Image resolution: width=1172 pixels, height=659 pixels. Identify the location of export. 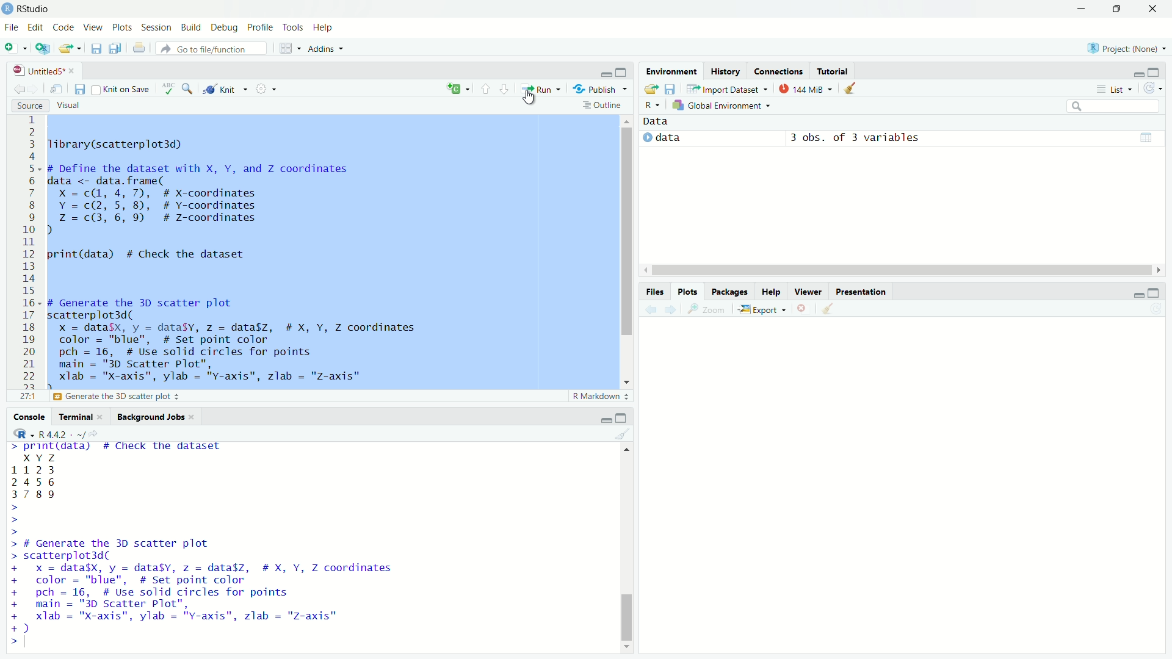
(762, 308).